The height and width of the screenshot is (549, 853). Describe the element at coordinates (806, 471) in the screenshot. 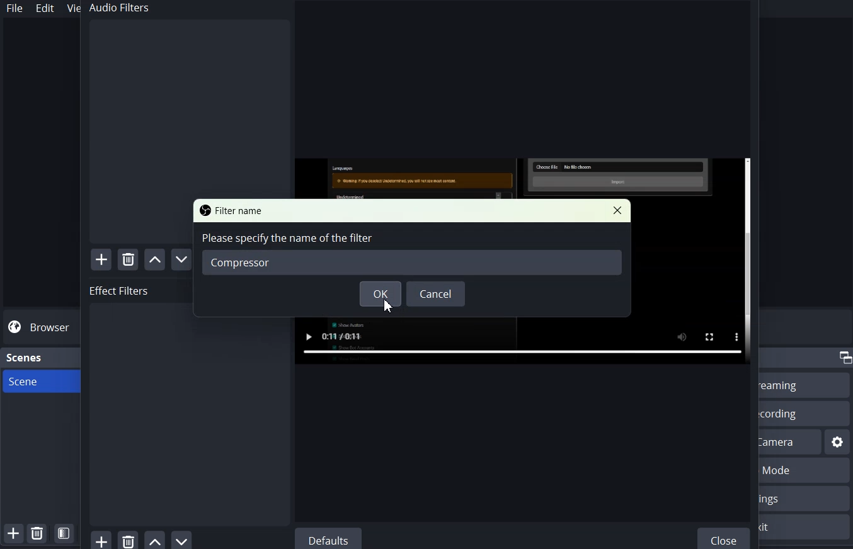

I see `Studio Mode` at that location.